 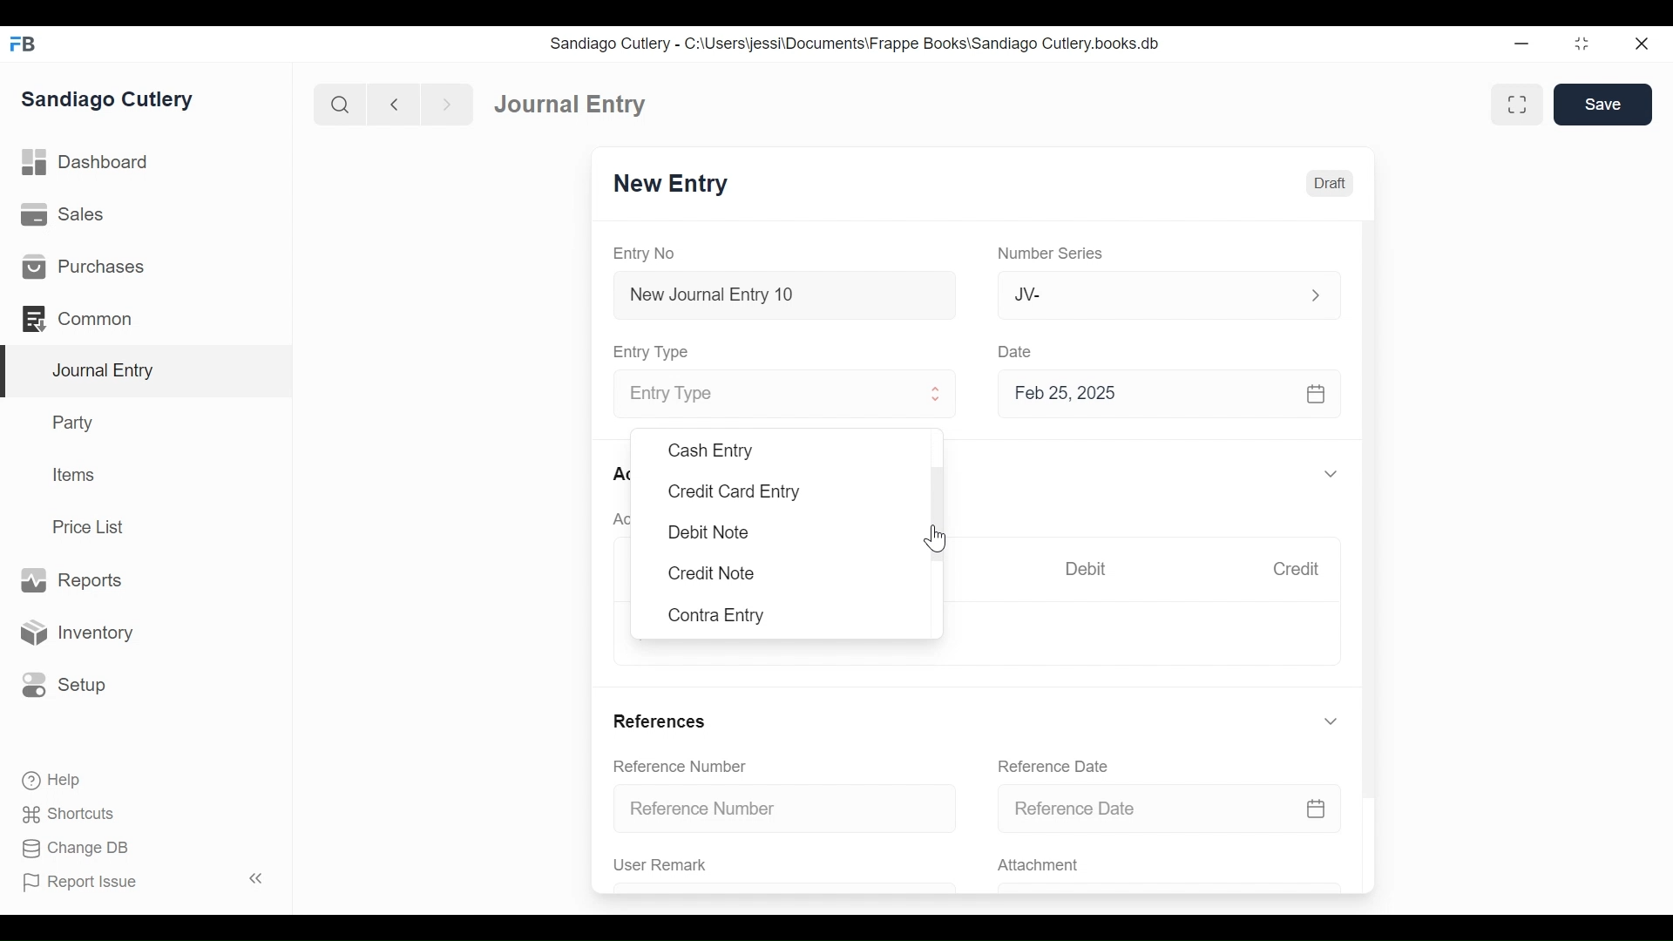 What do you see at coordinates (1331, 184) in the screenshot?
I see `Draft` at bounding box center [1331, 184].